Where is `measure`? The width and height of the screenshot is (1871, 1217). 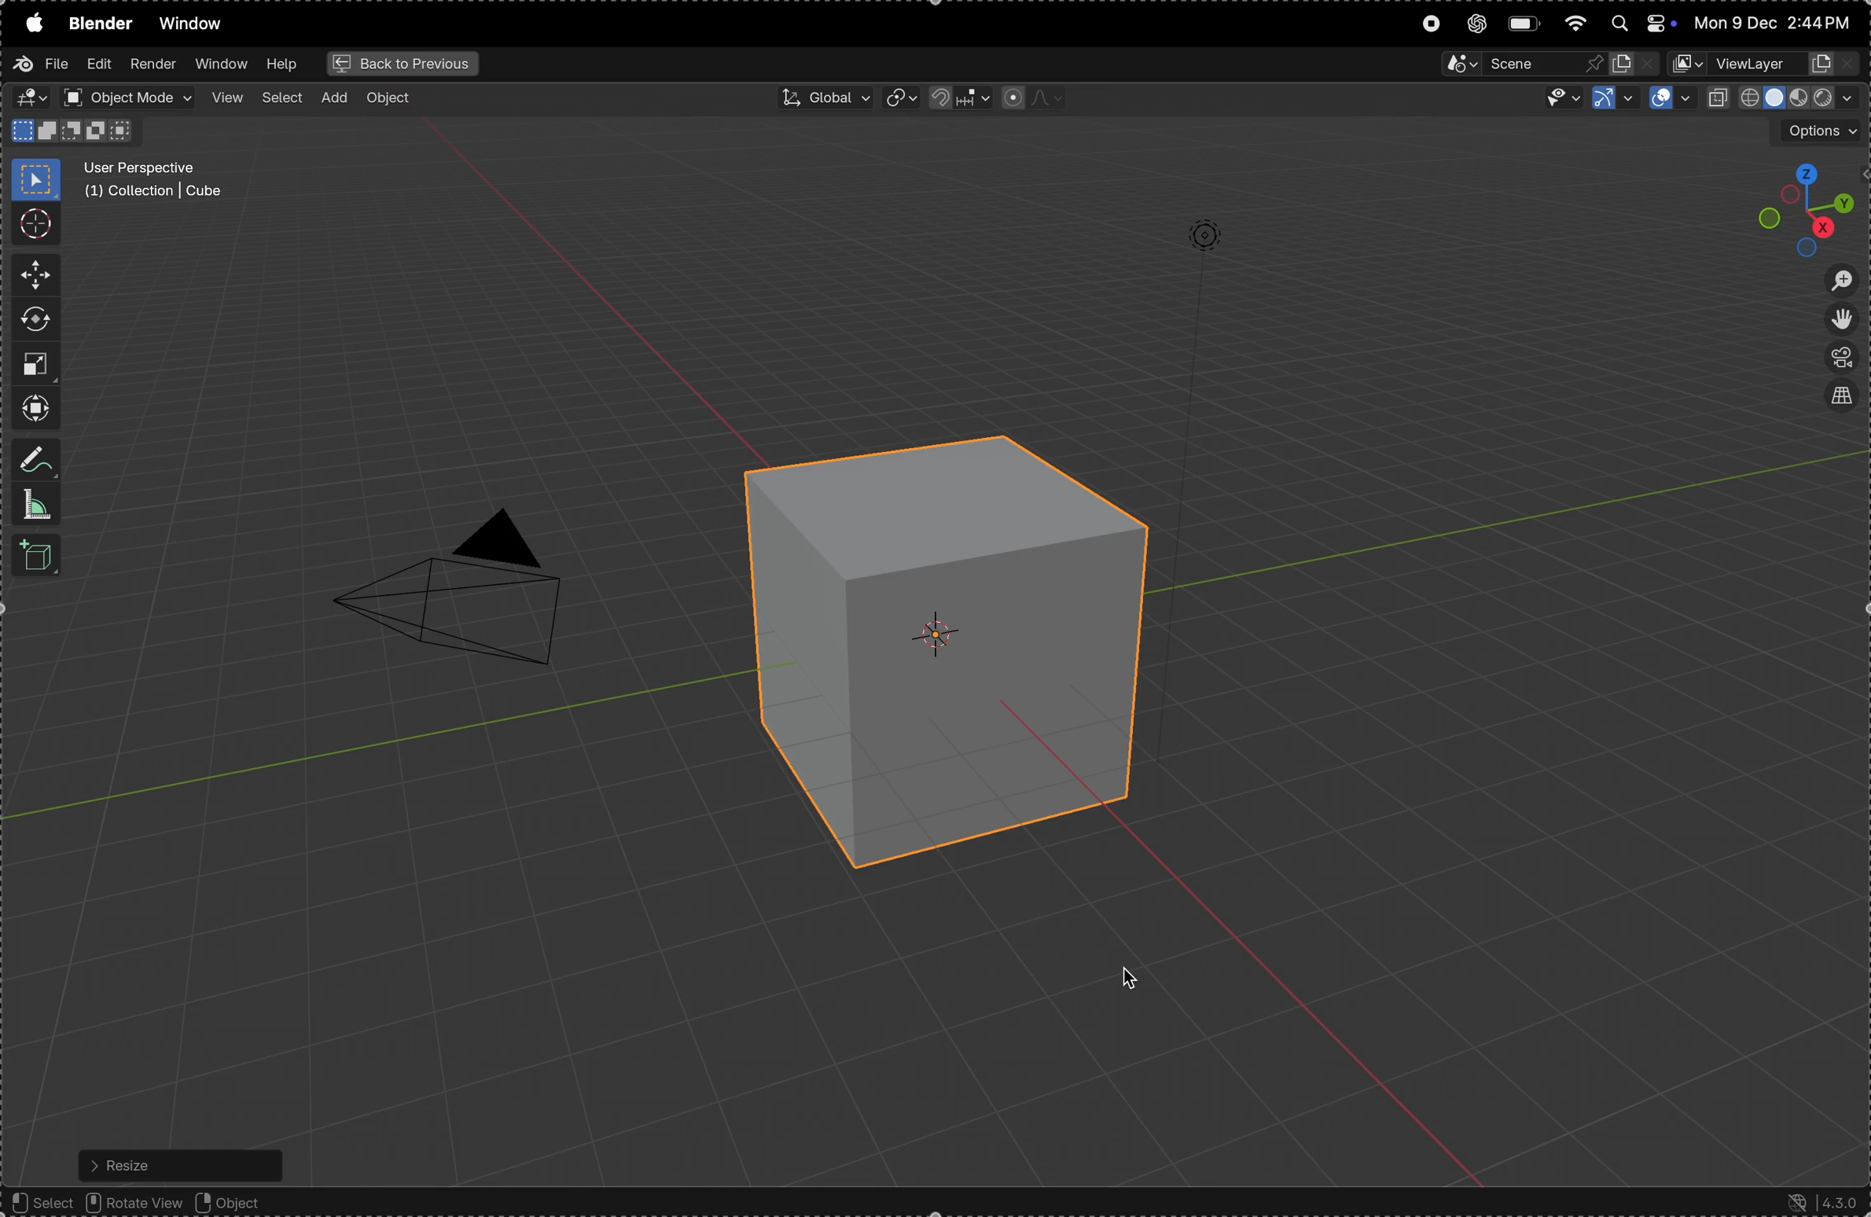 measure is located at coordinates (32, 504).